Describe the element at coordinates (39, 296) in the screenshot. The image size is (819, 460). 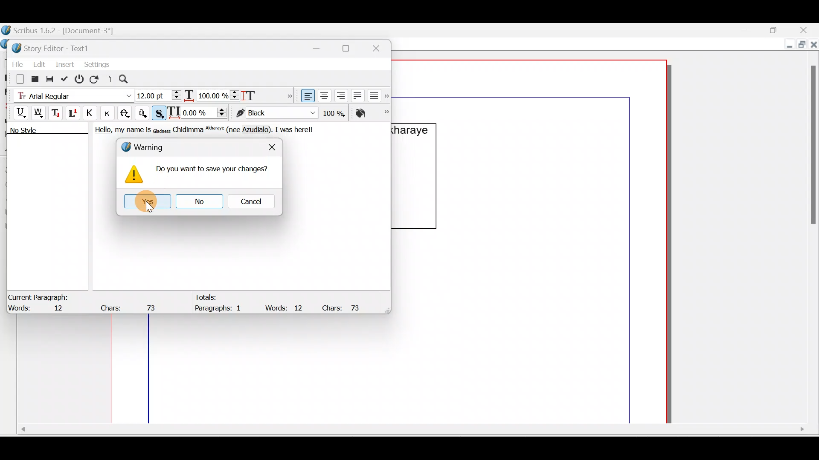
I see `Current Paragraph:` at that location.